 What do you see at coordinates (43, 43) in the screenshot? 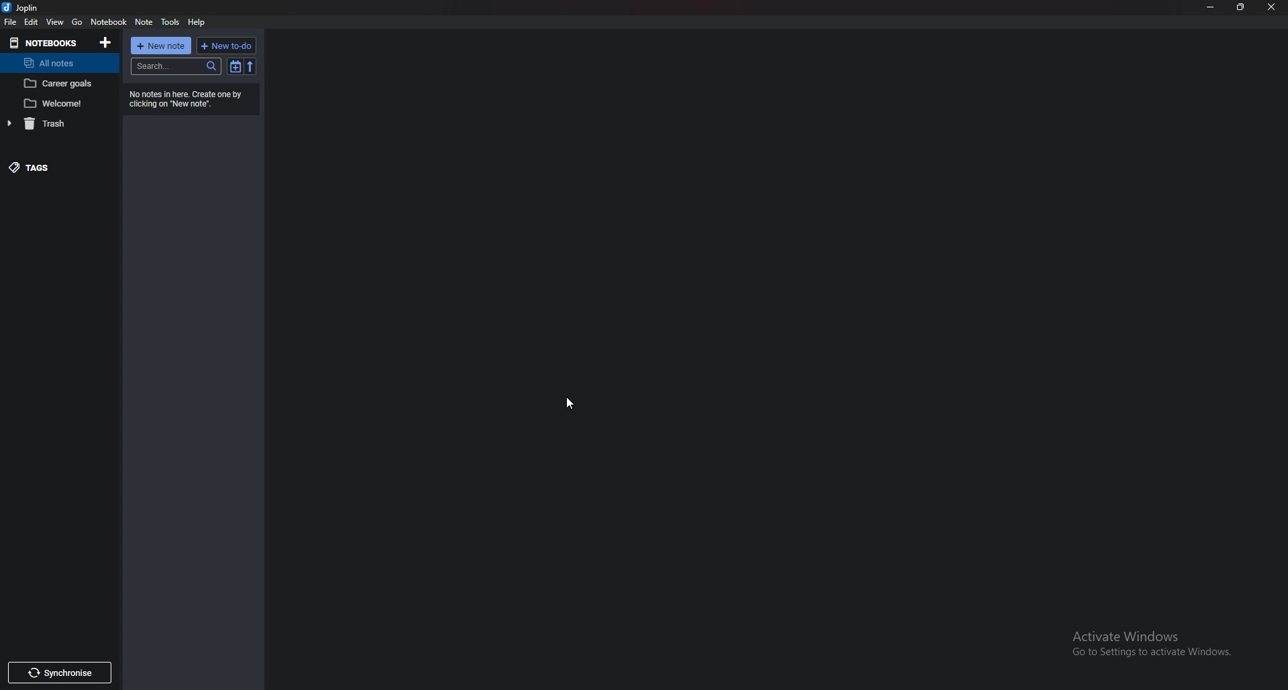
I see `notebooks` at bounding box center [43, 43].